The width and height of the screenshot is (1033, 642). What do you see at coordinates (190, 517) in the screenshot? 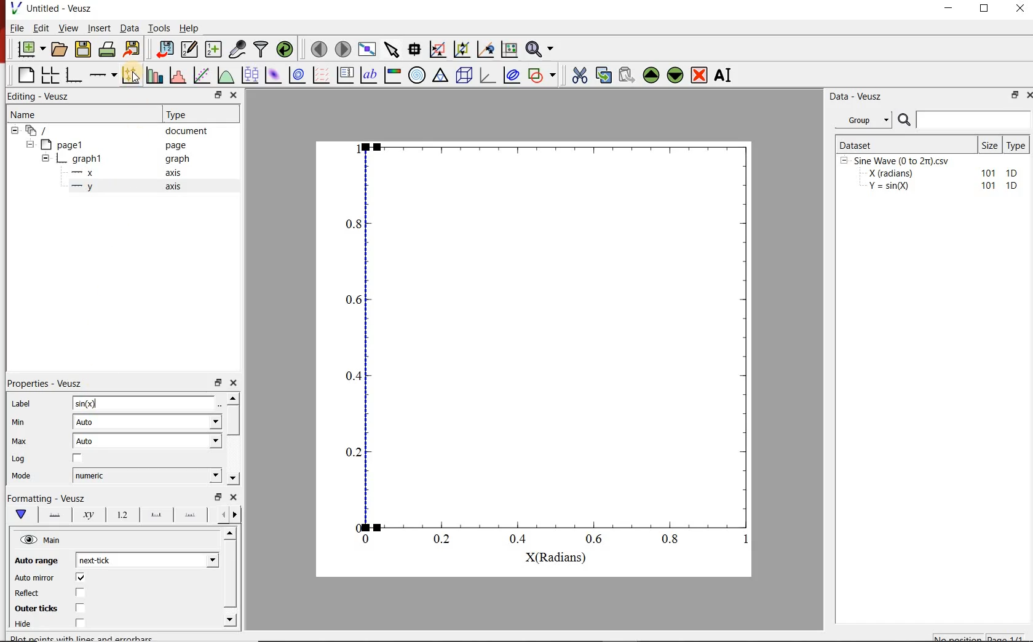
I see `options` at bounding box center [190, 517].